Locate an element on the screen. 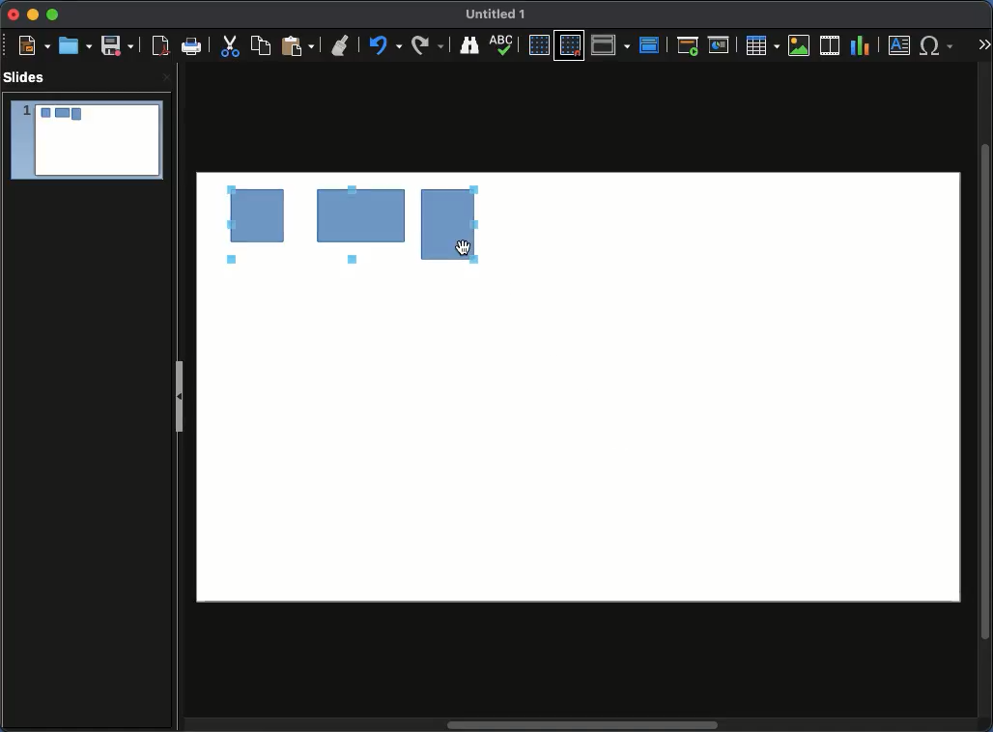 Image resolution: width=993 pixels, height=732 pixels. Maximize is located at coordinates (54, 14).